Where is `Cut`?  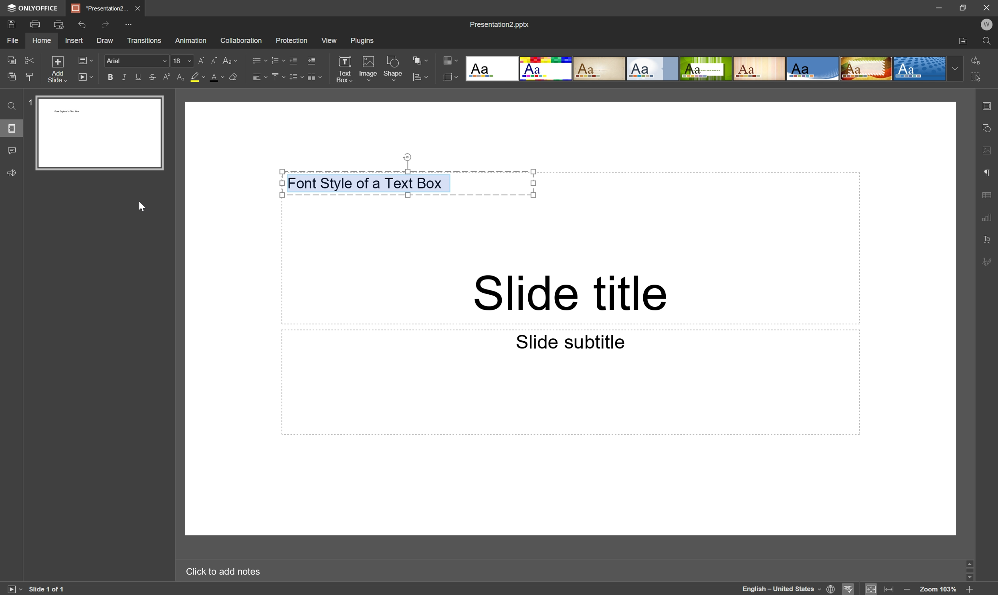 Cut is located at coordinates (30, 59).